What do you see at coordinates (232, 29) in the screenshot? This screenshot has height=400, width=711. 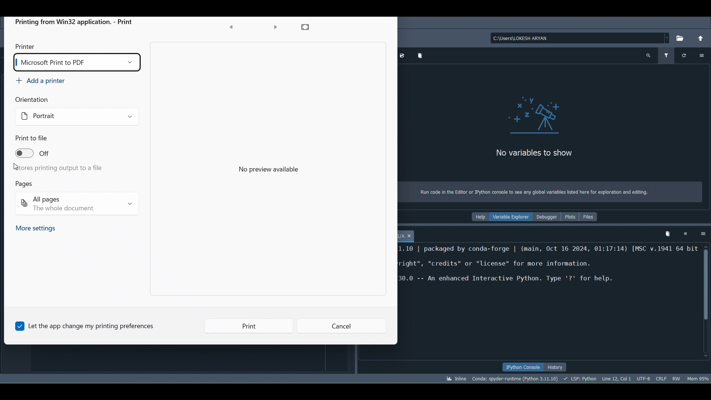 I see `Left ` at bounding box center [232, 29].